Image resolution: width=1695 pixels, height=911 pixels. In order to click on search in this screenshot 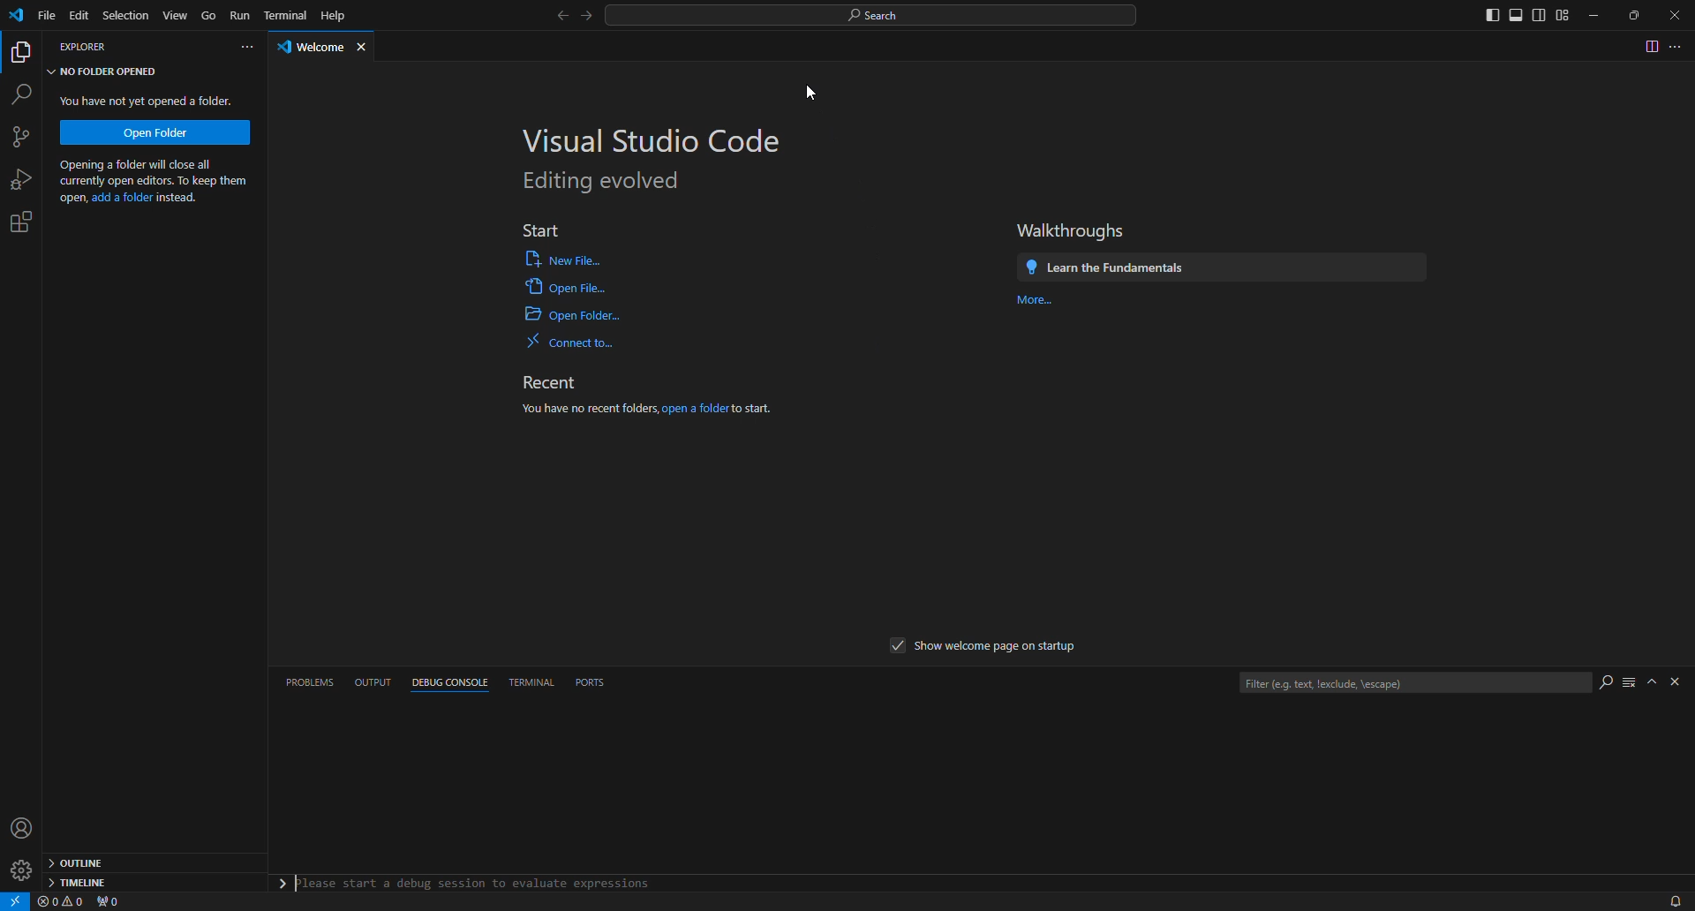, I will do `click(1601, 680)`.